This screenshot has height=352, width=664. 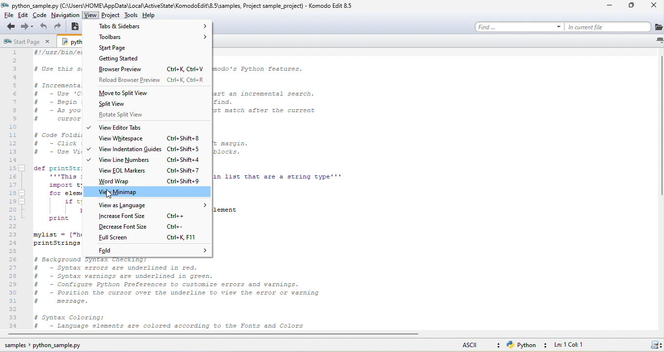 What do you see at coordinates (111, 195) in the screenshot?
I see `cursor movement` at bounding box center [111, 195].